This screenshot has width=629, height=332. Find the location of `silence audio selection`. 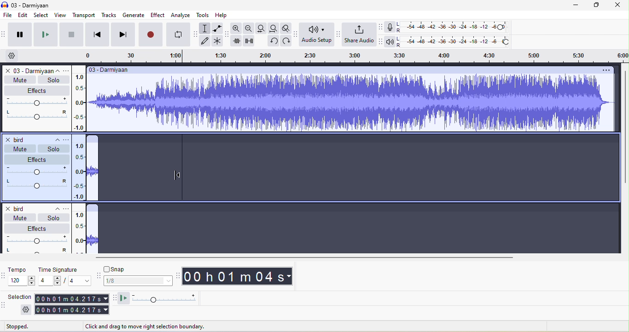

silence audio selection is located at coordinates (250, 41).